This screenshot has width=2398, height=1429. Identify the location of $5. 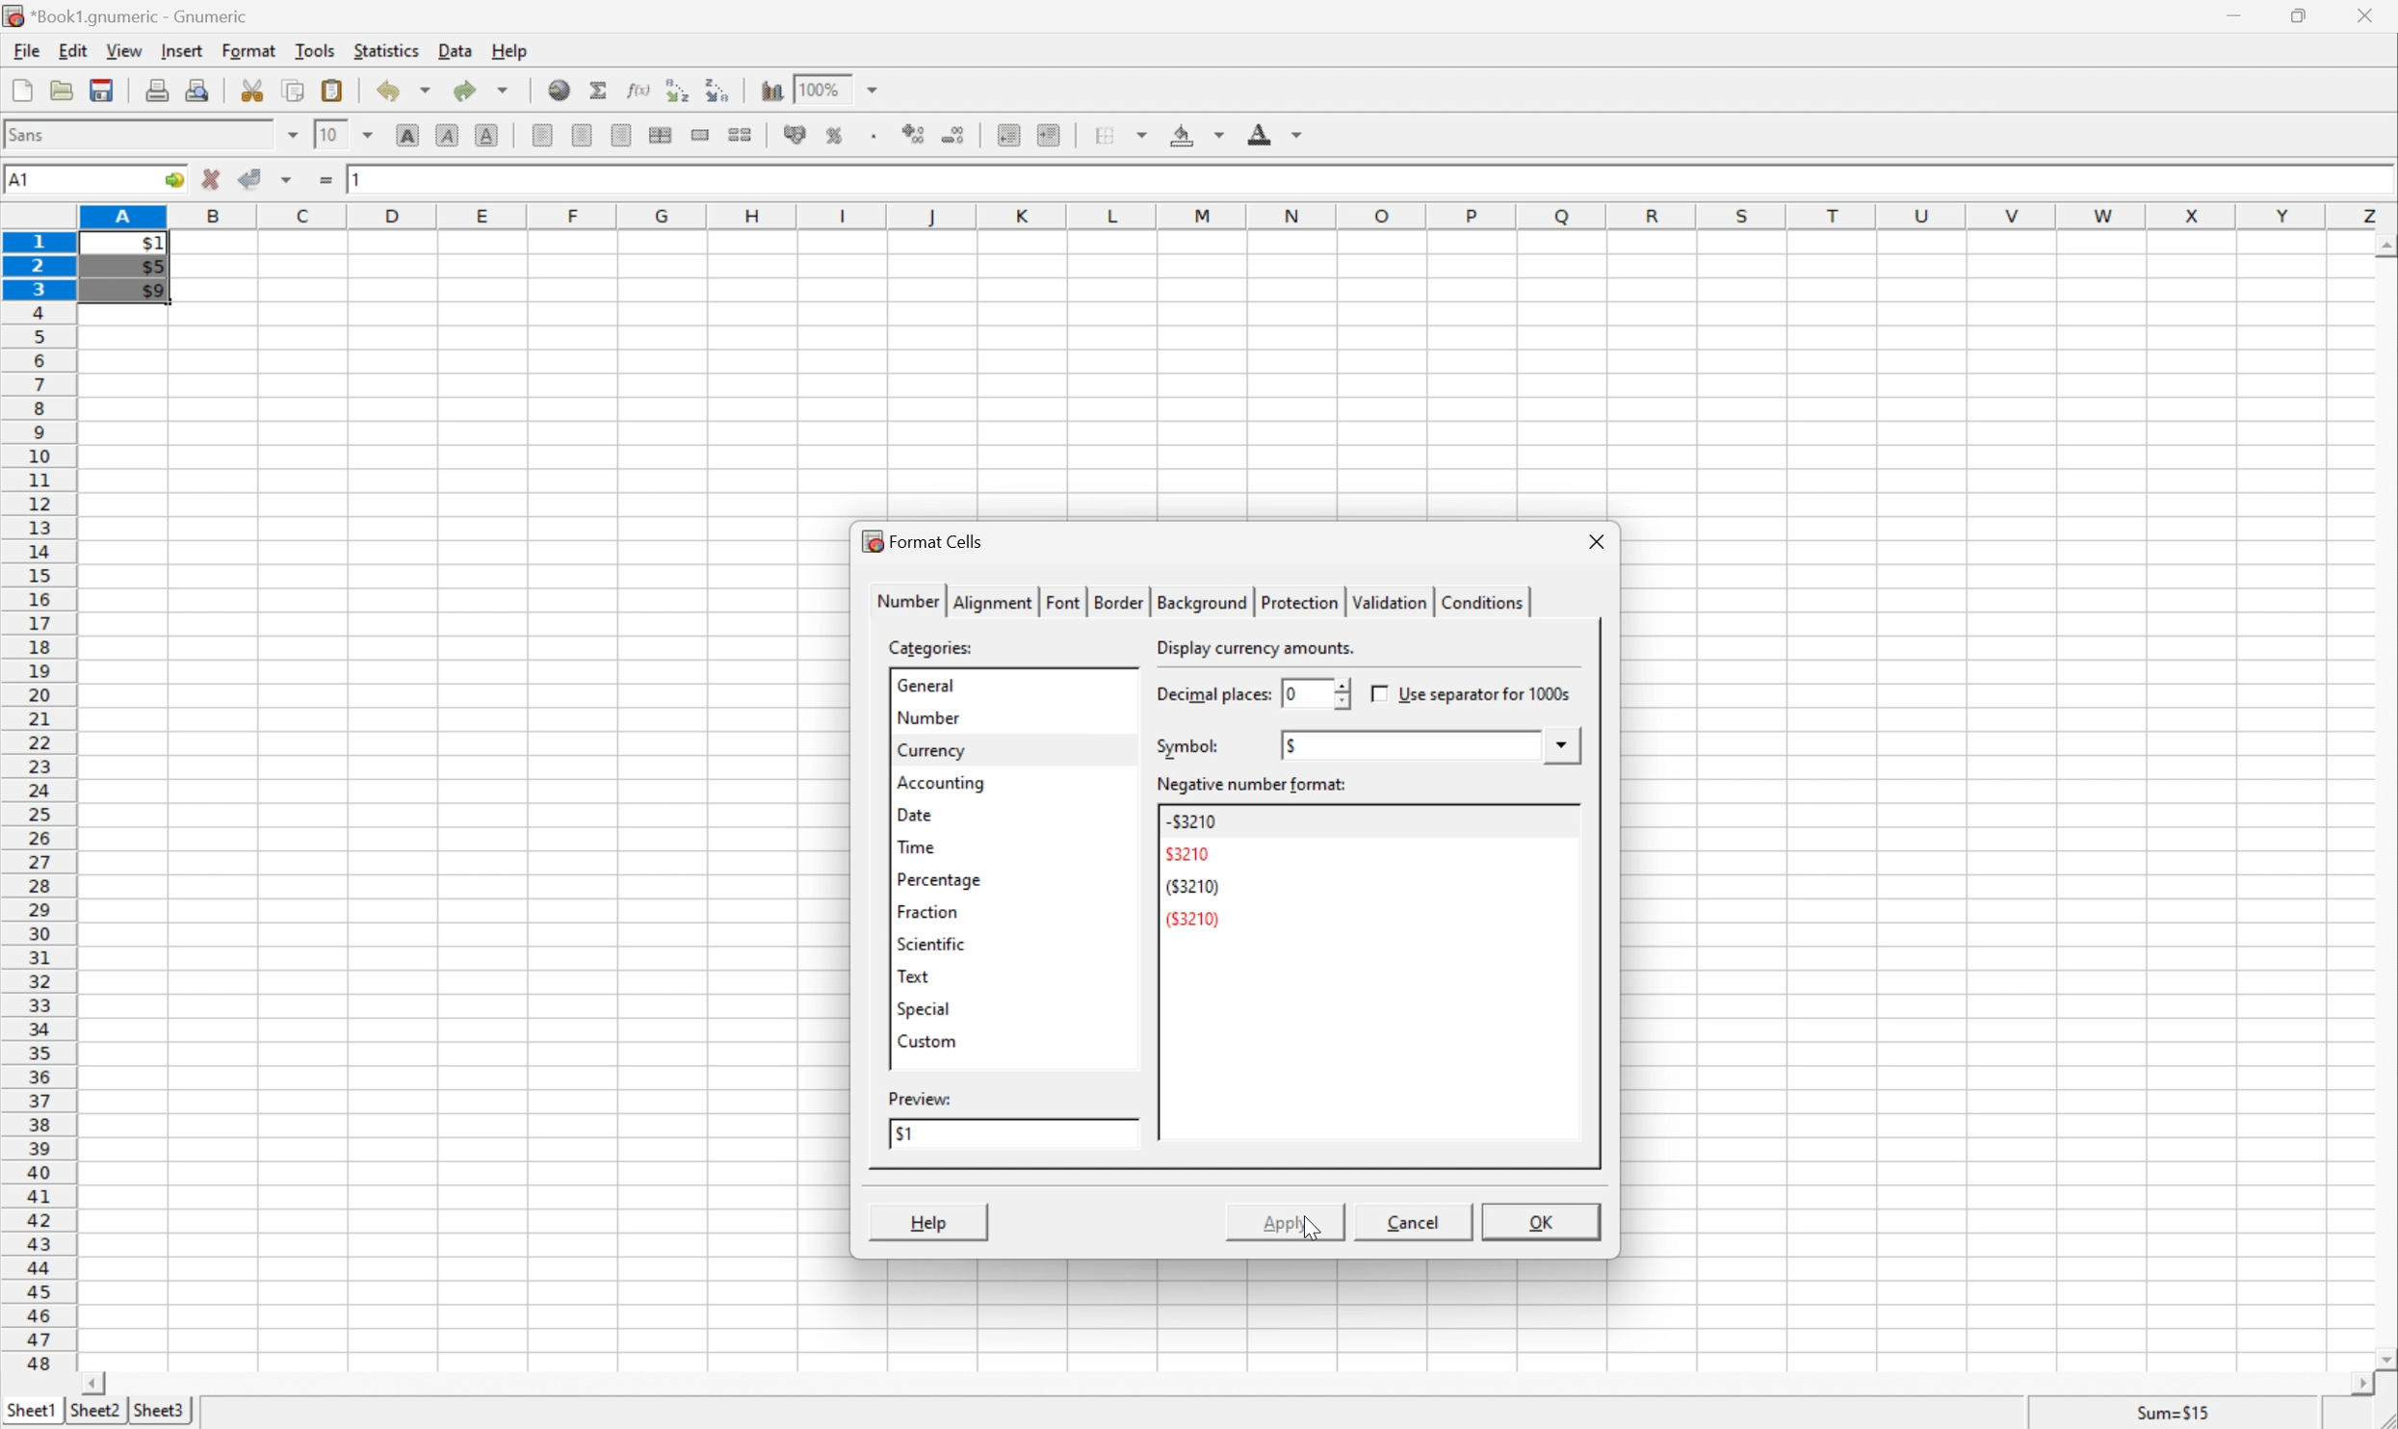
(147, 270).